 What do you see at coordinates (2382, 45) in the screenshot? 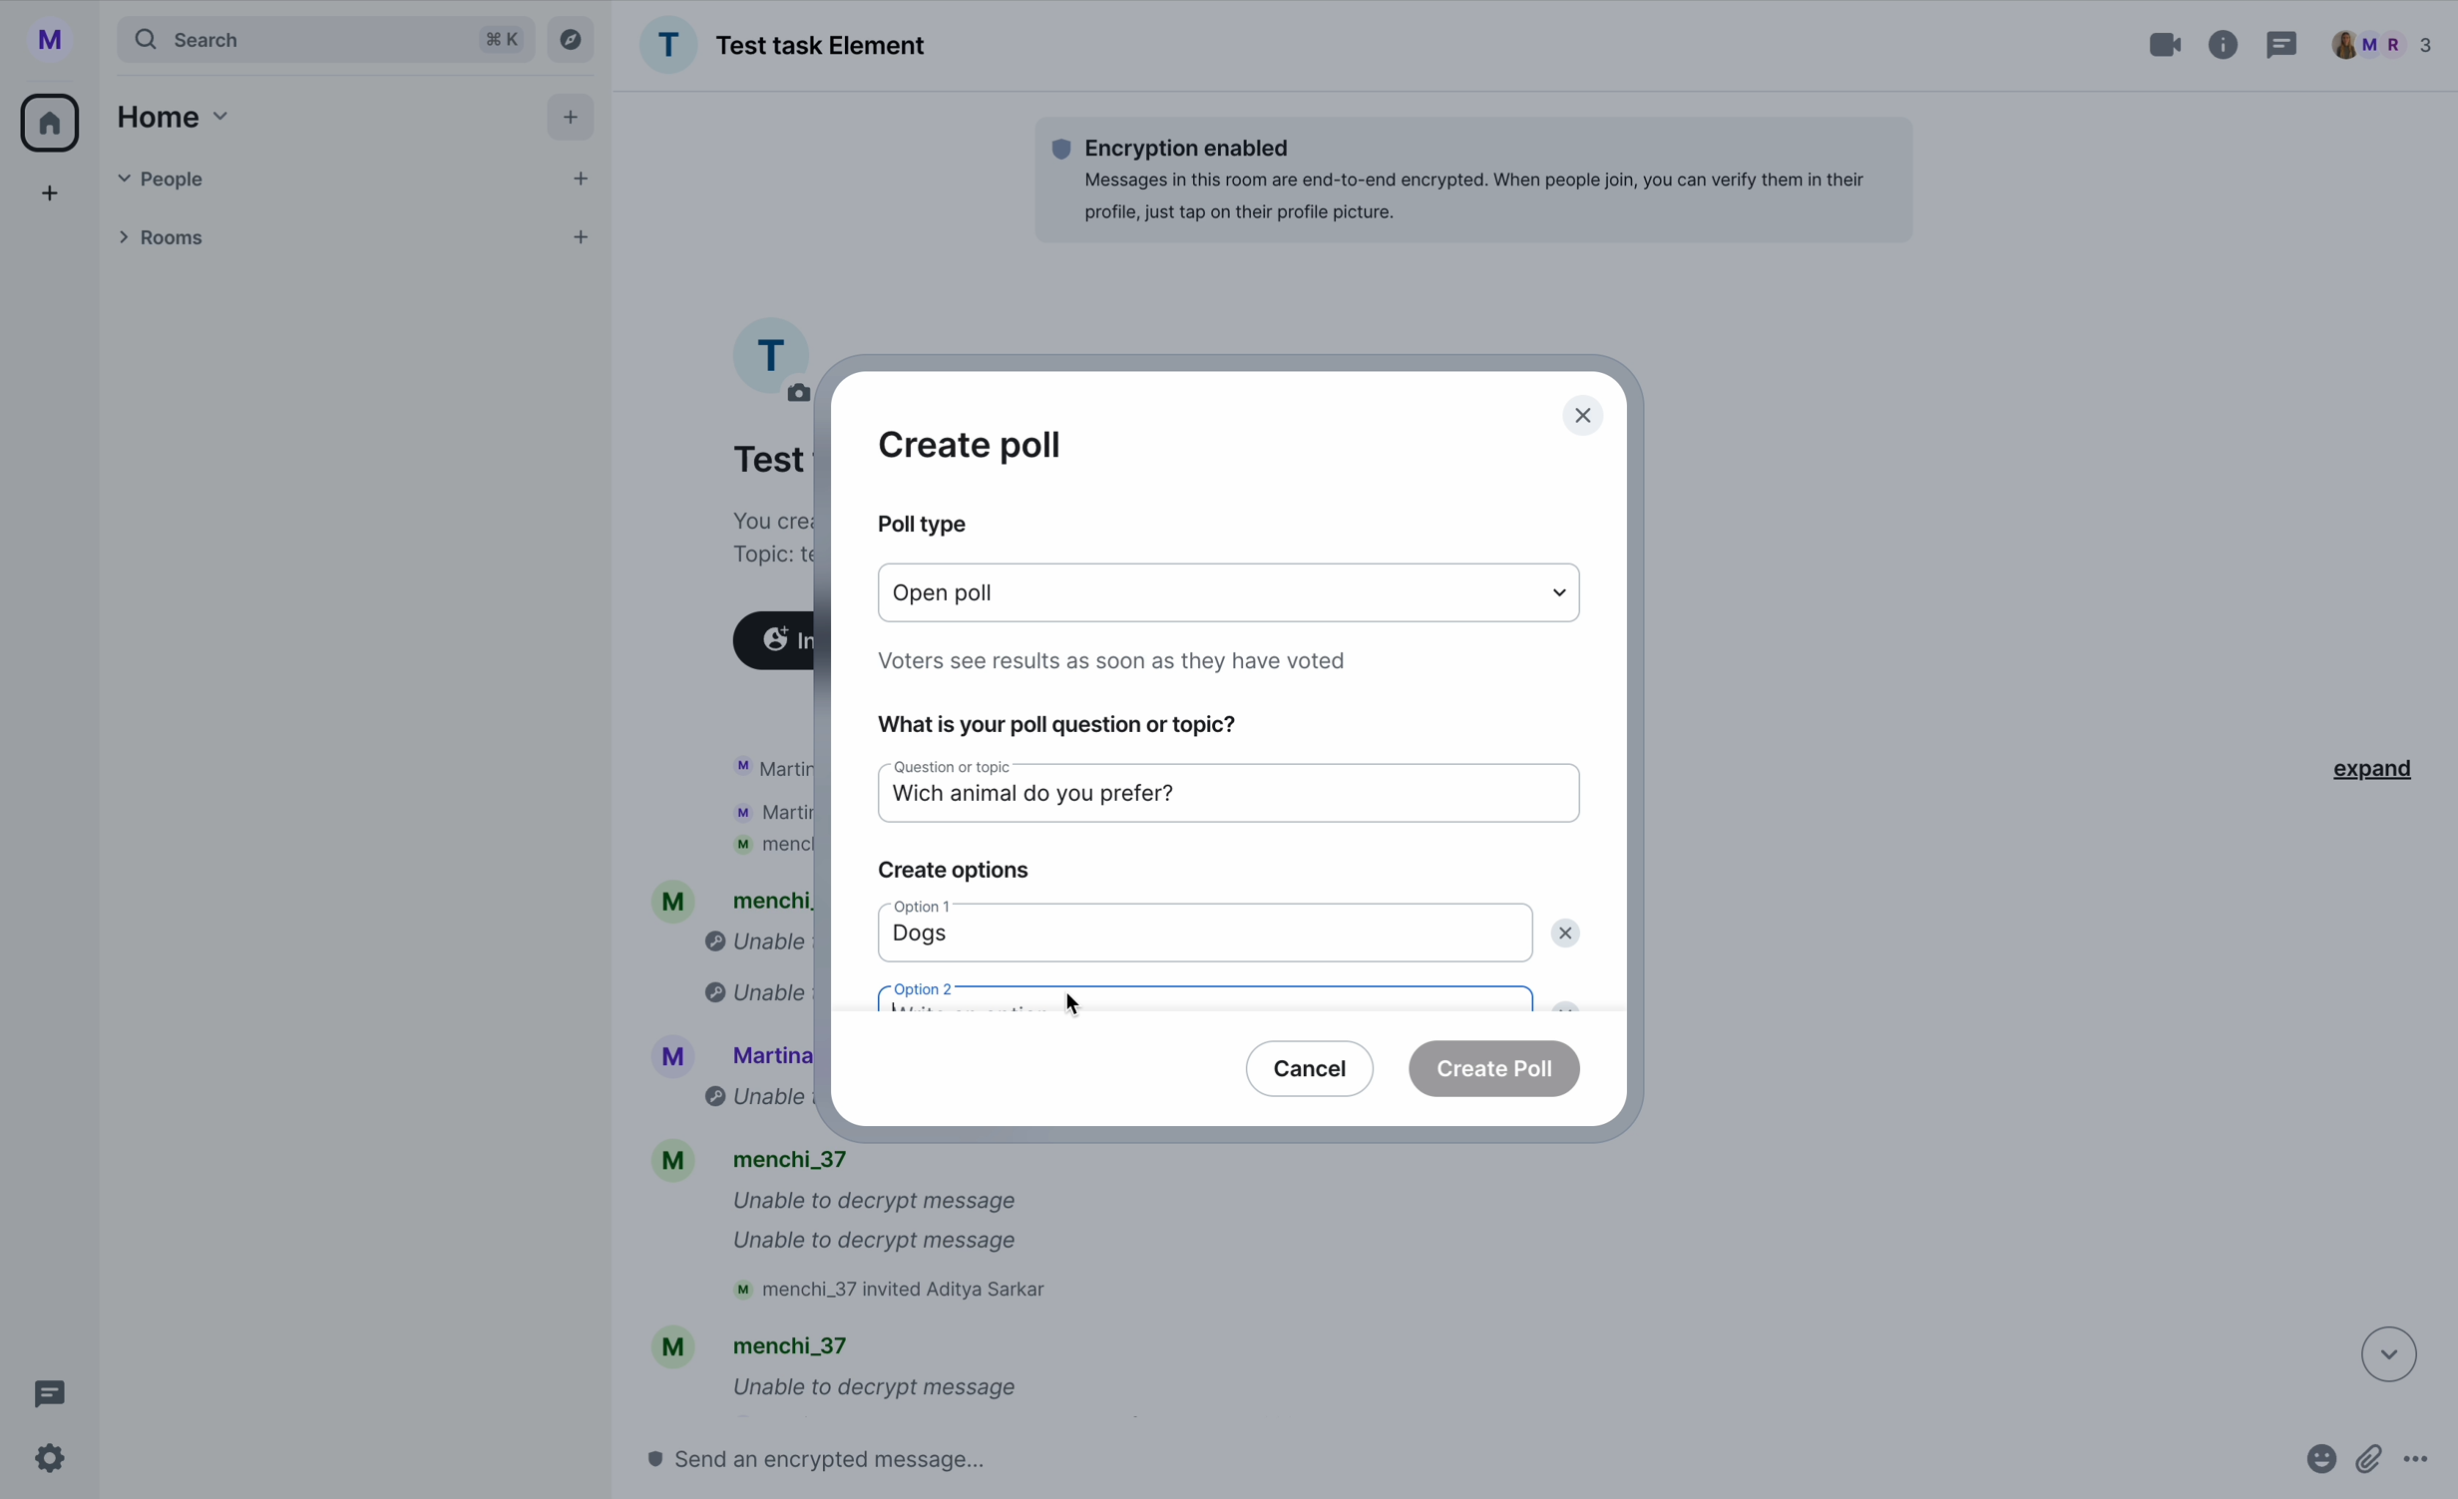
I see `people` at bounding box center [2382, 45].